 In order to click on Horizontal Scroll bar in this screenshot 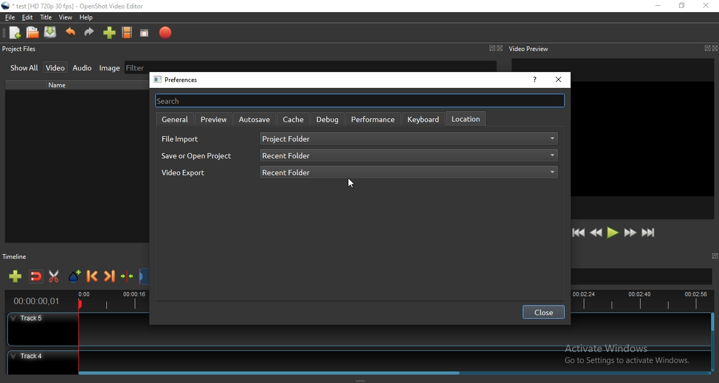, I will do `click(394, 371)`.